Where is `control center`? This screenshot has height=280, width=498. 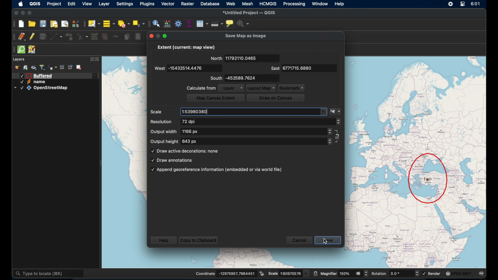
control center is located at coordinates (450, 4).